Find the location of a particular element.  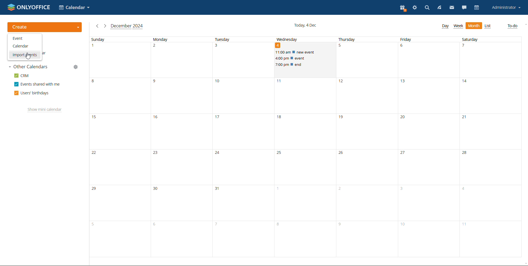

thursday is located at coordinates (368, 147).